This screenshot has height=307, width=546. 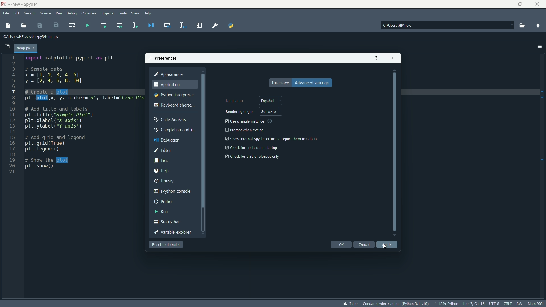 What do you see at coordinates (279, 83) in the screenshot?
I see `interface` at bounding box center [279, 83].